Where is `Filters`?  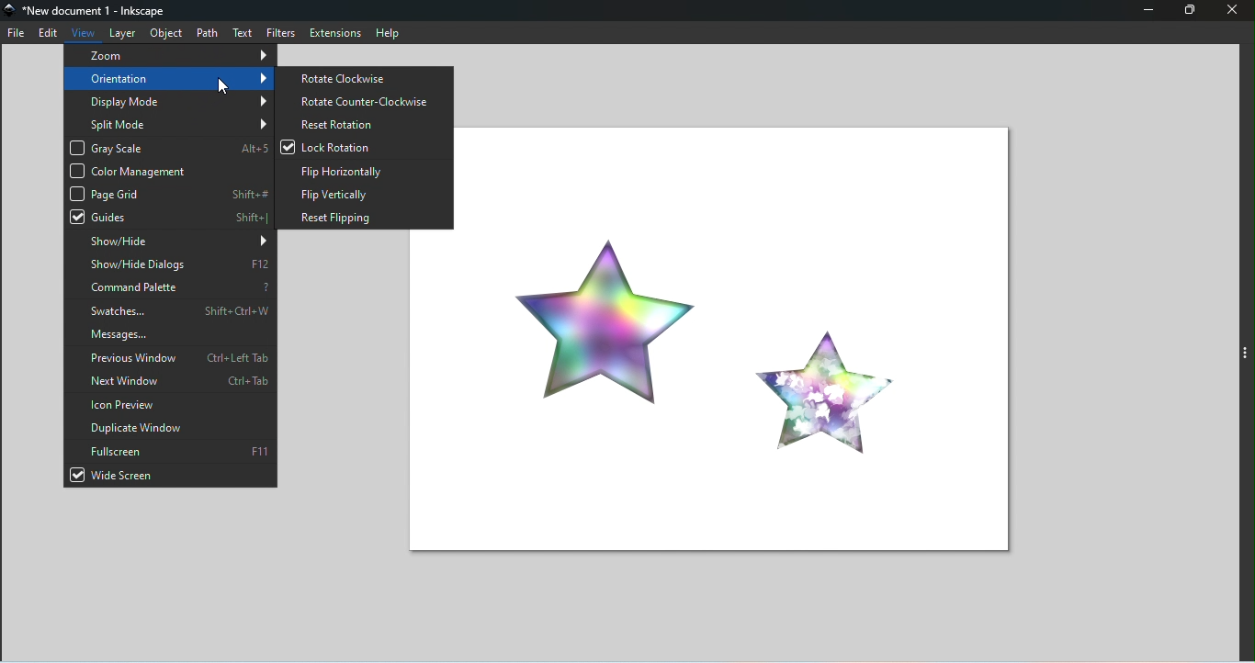 Filters is located at coordinates (277, 32).